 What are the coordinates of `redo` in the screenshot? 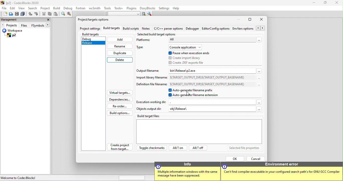 It's located at (37, 14).